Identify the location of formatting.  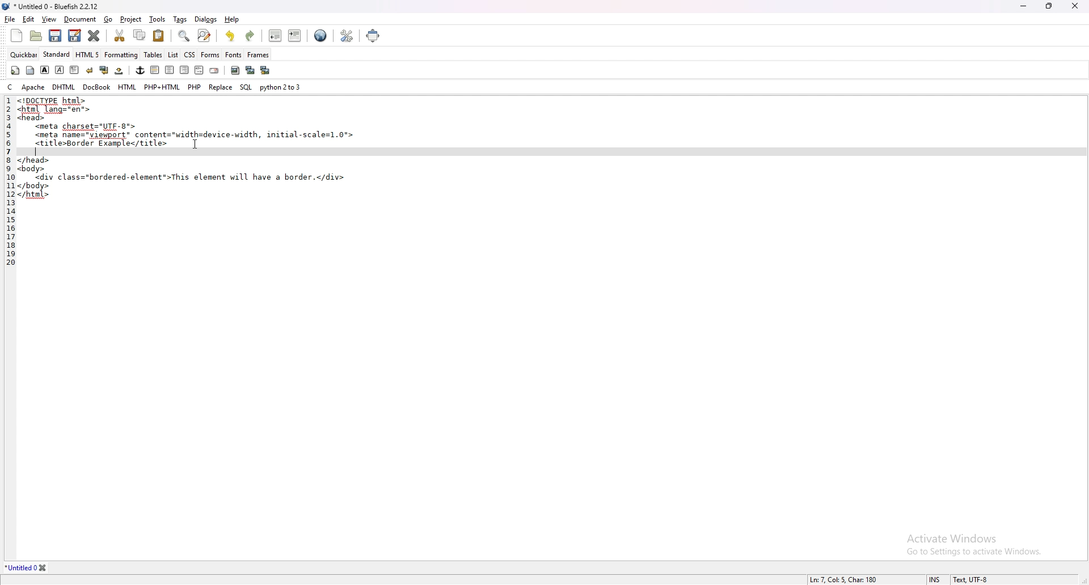
(121, 54).